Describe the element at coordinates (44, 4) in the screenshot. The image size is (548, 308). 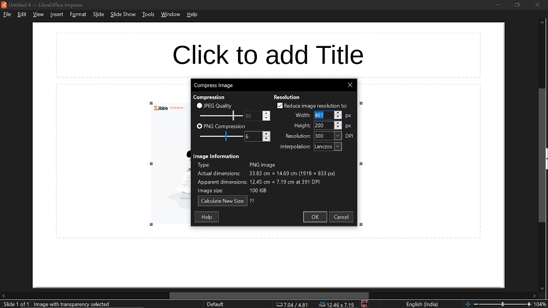
I see `current window` at that location.